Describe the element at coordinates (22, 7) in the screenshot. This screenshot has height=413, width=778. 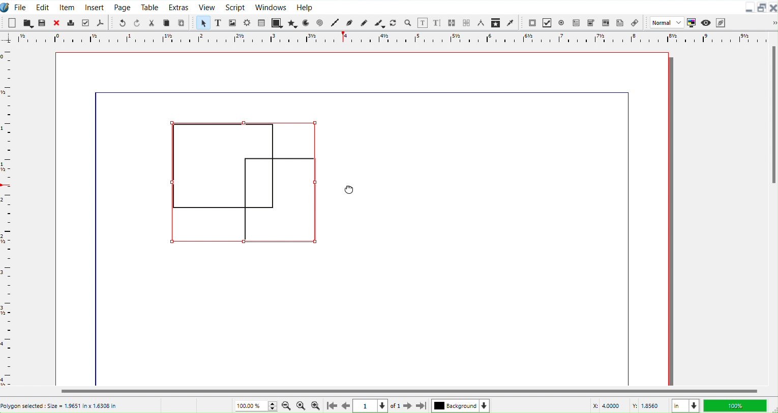
I see `File` at that location.